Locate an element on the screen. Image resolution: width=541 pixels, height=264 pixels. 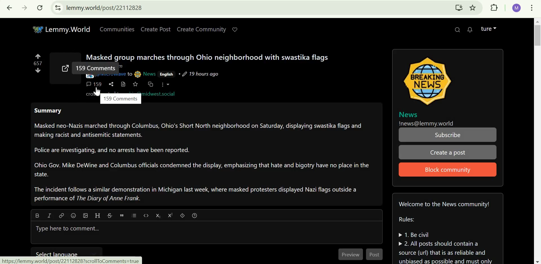
search is located at coordinates (457, 29).